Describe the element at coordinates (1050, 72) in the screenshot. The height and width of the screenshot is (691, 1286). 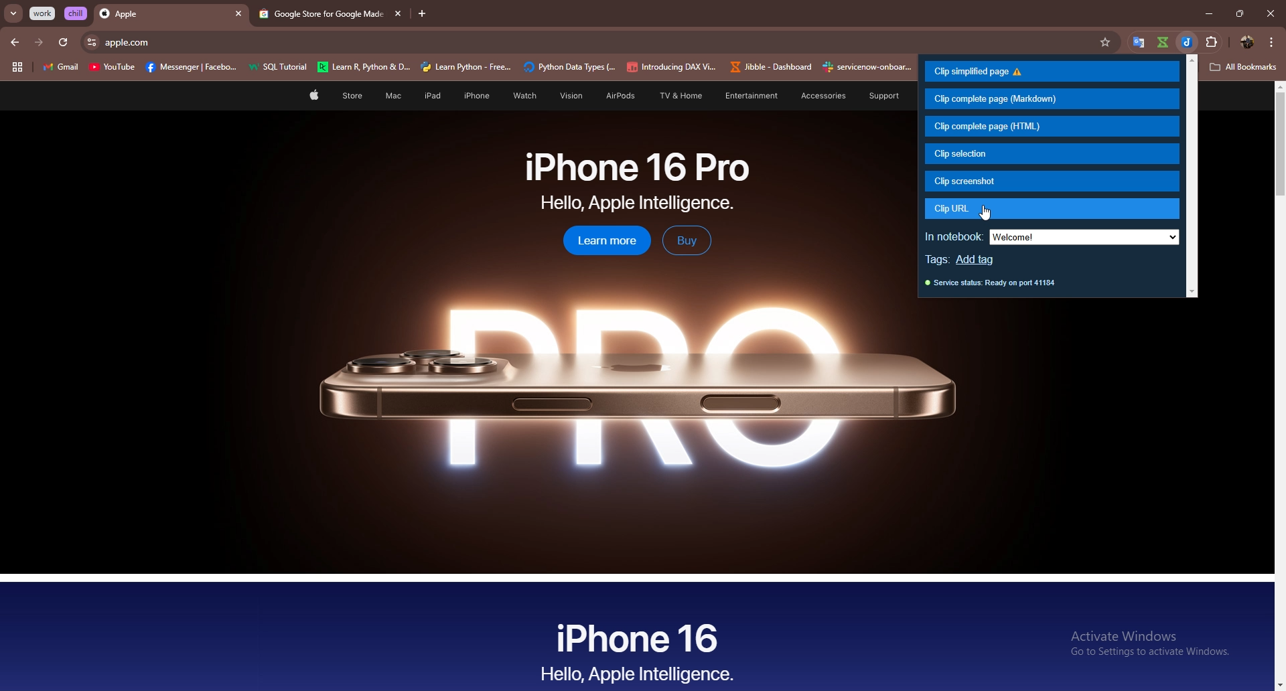
I see `clip simplified page` at that location.